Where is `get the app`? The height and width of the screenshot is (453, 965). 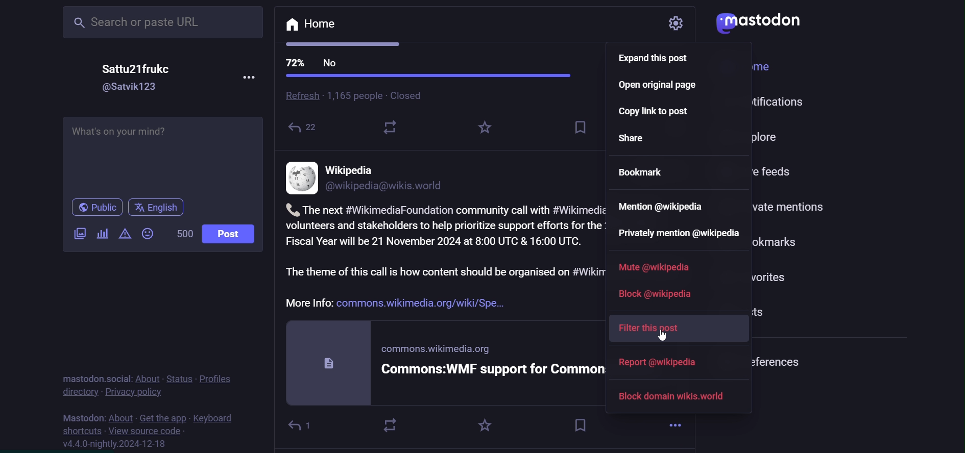
get the app is located at coordinates (166, 418).